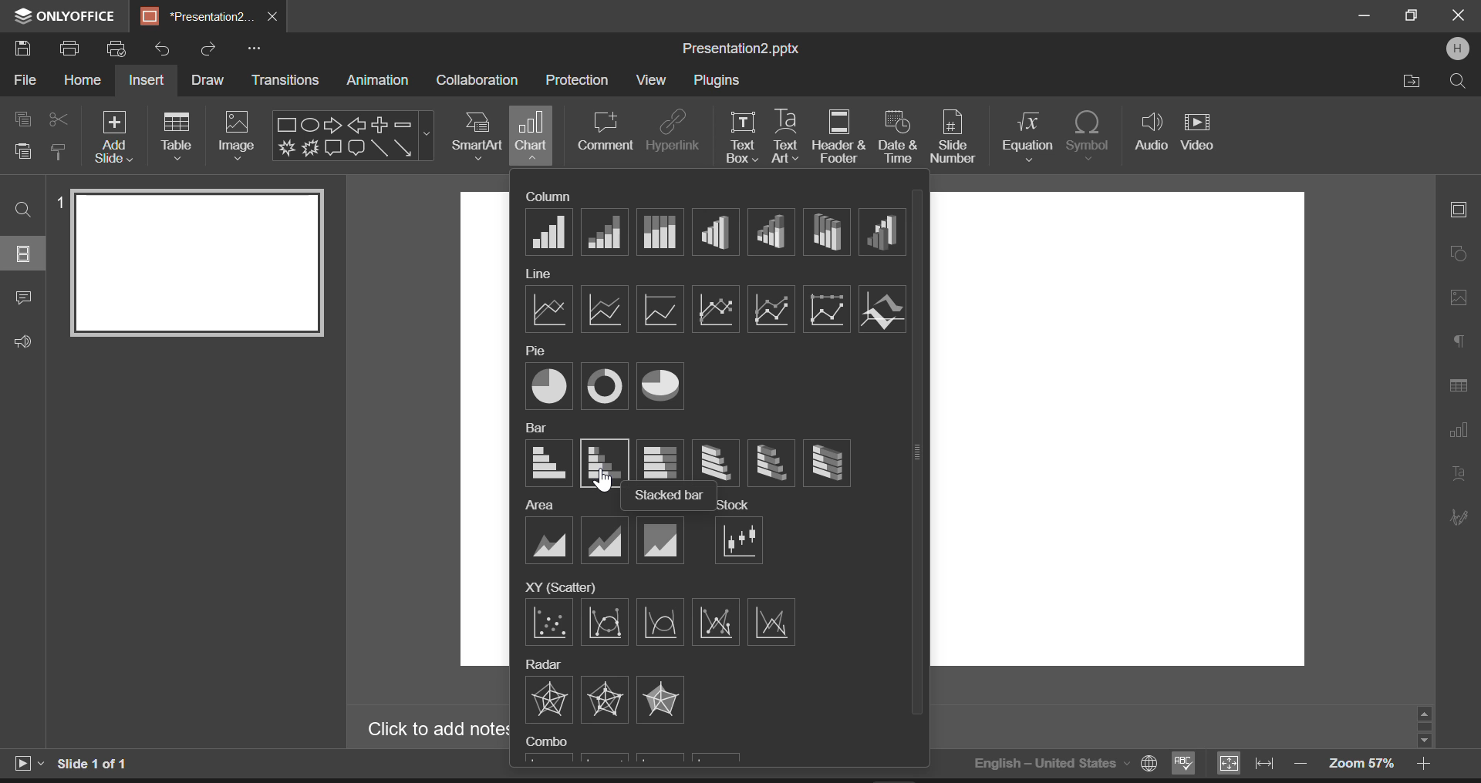 The width and height of the screenshot is (1481, 783). I want to click on Radar, so click(545, 664).